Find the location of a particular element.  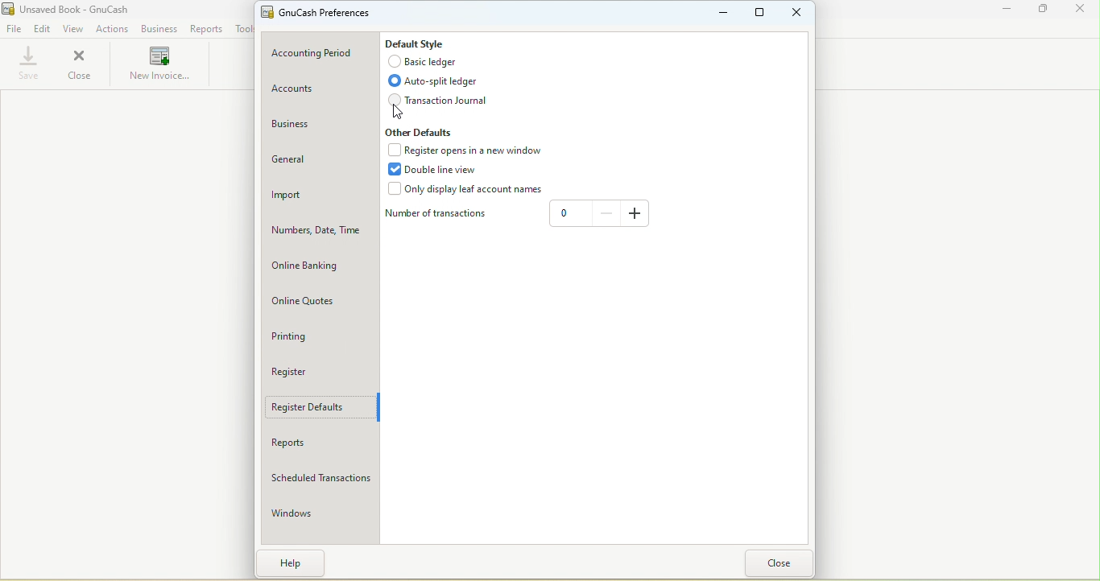

New invoices is located at coordinates (156, 66).